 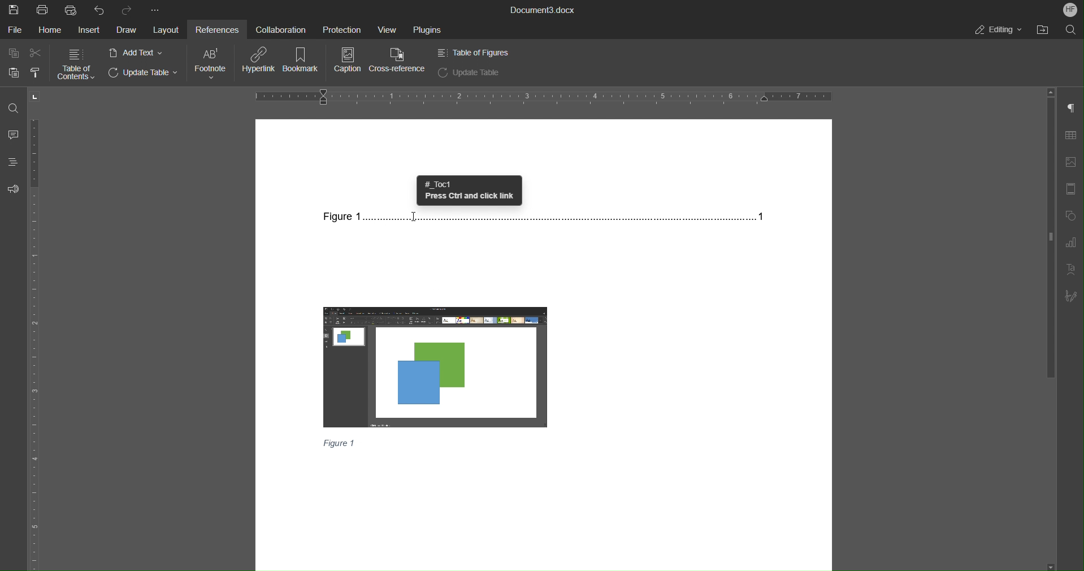 I want to click on Comment, so click(x=13, y=133).